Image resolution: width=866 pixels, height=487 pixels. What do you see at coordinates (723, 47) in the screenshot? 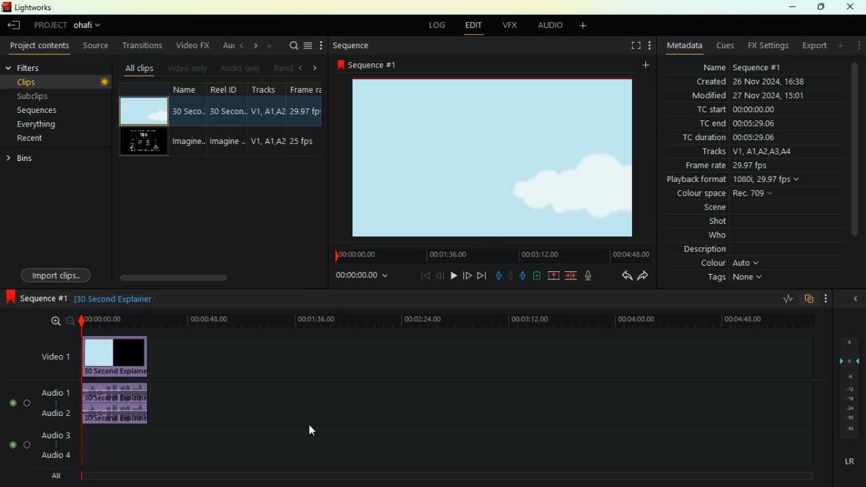
I see `cues` at bounding box center [723, 47].